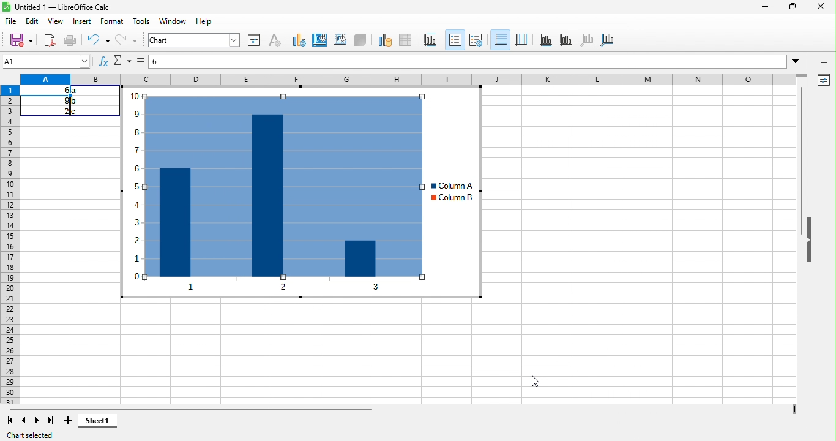 This screenshot has height=441, width=836. Describe the element at coordinates (34, 23) in the screenshot. I see `edit` at that location.